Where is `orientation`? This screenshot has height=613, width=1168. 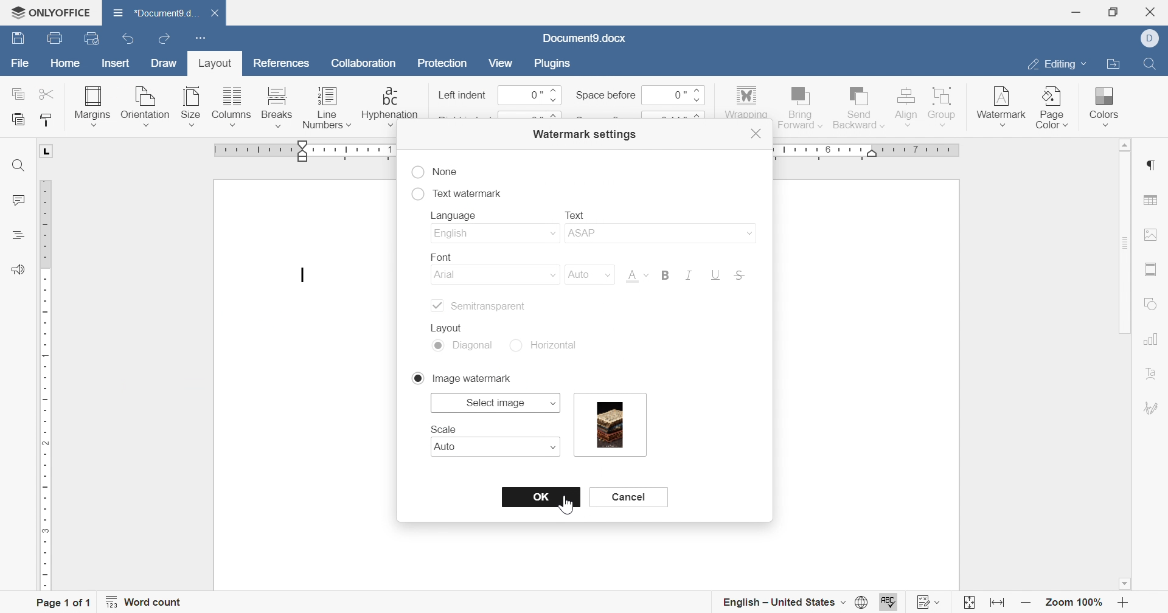
orientation is located at coordinates (145, 107).